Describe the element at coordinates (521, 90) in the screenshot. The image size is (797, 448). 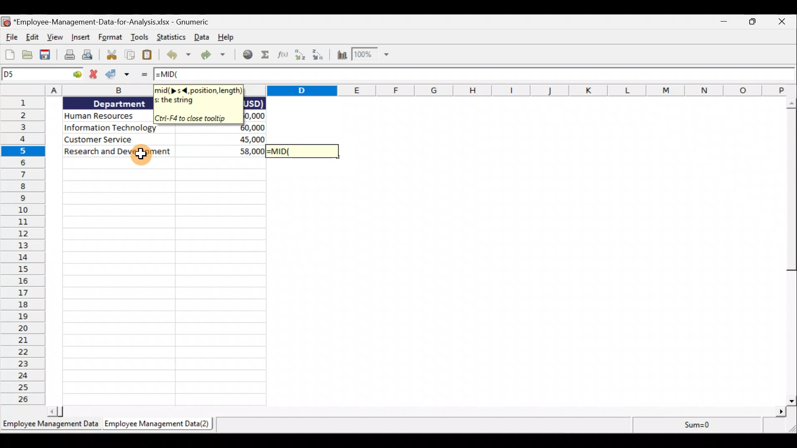
I see `columns` at that location.